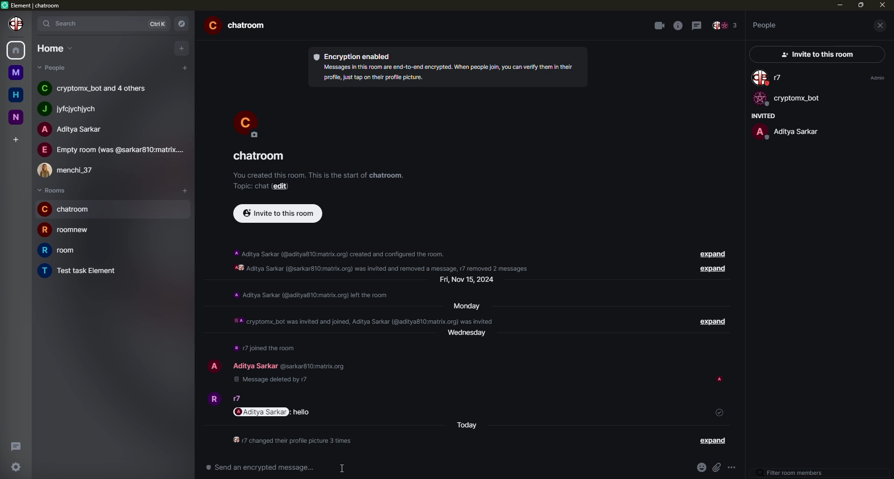 This screenshot has height=479, width=894. What do you see at coordinates (34, 6) in the screenshot?
I see `element` at bounding box center [34, 6].